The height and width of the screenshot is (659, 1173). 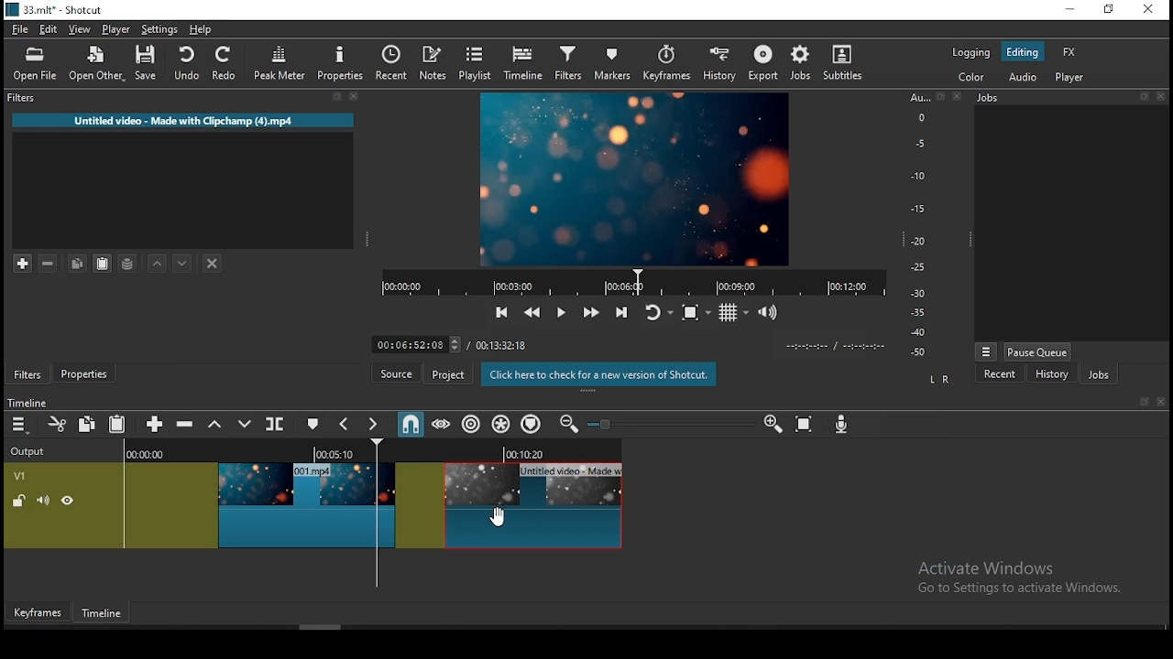 I want to click on timeline, so click(x=521, y=64).